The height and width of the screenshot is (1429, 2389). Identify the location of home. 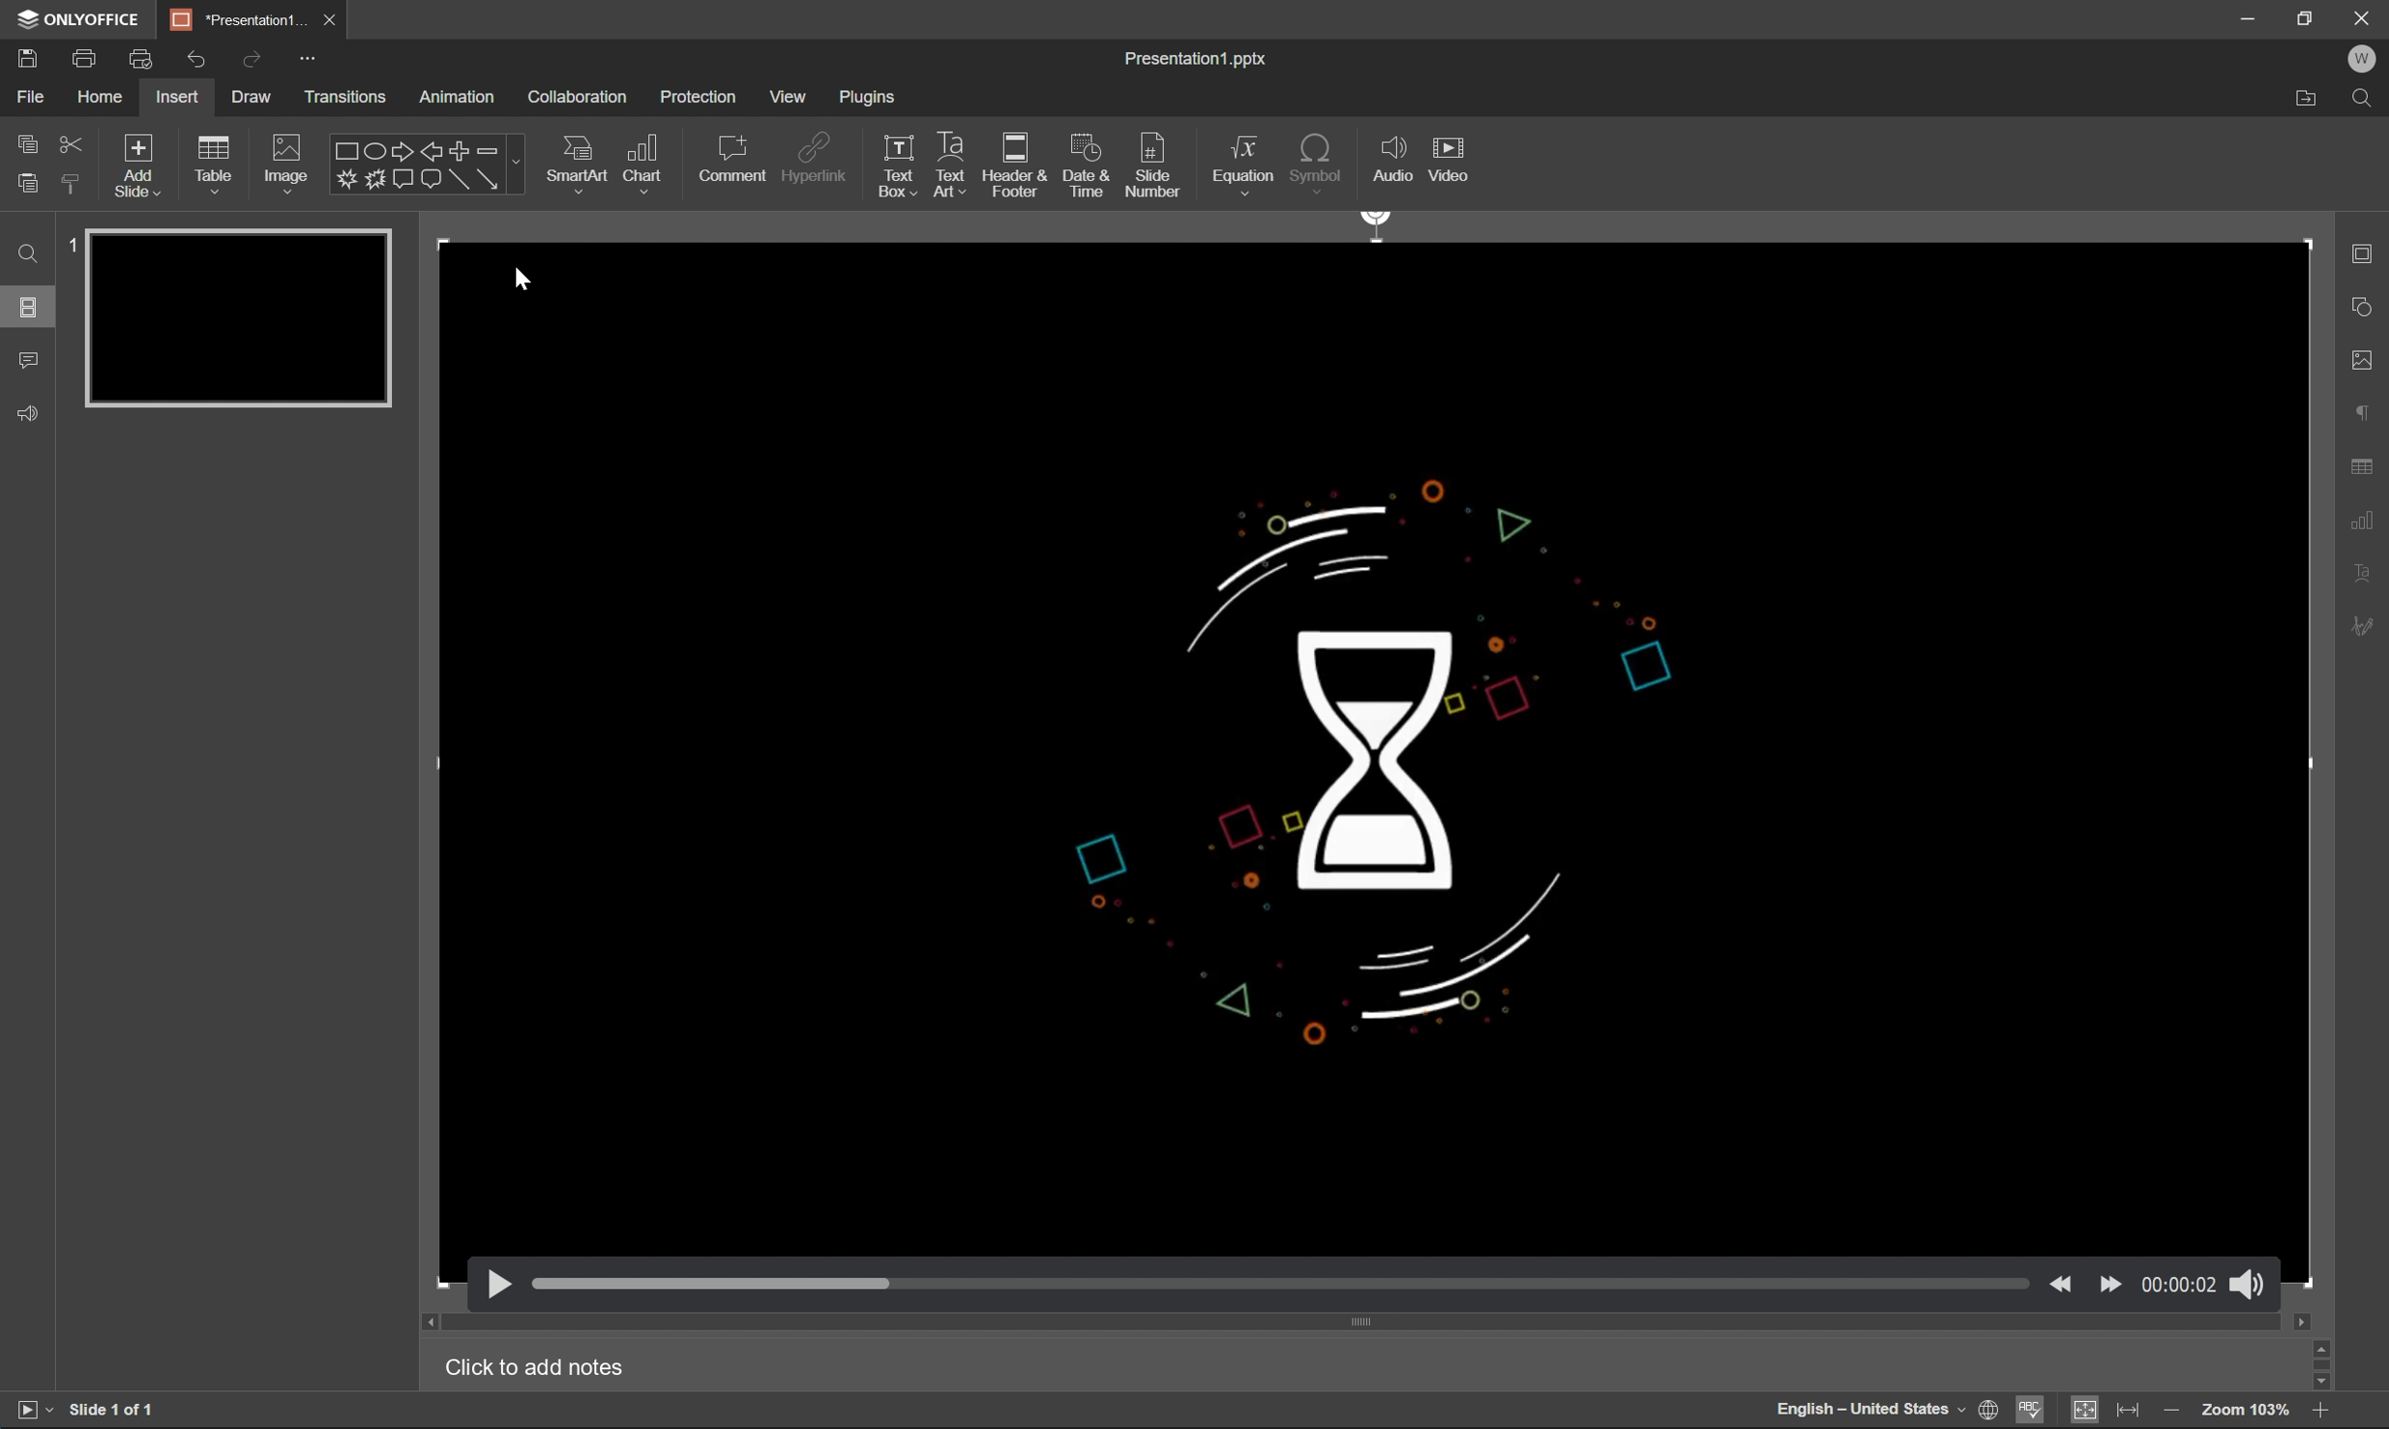
(102, 95).